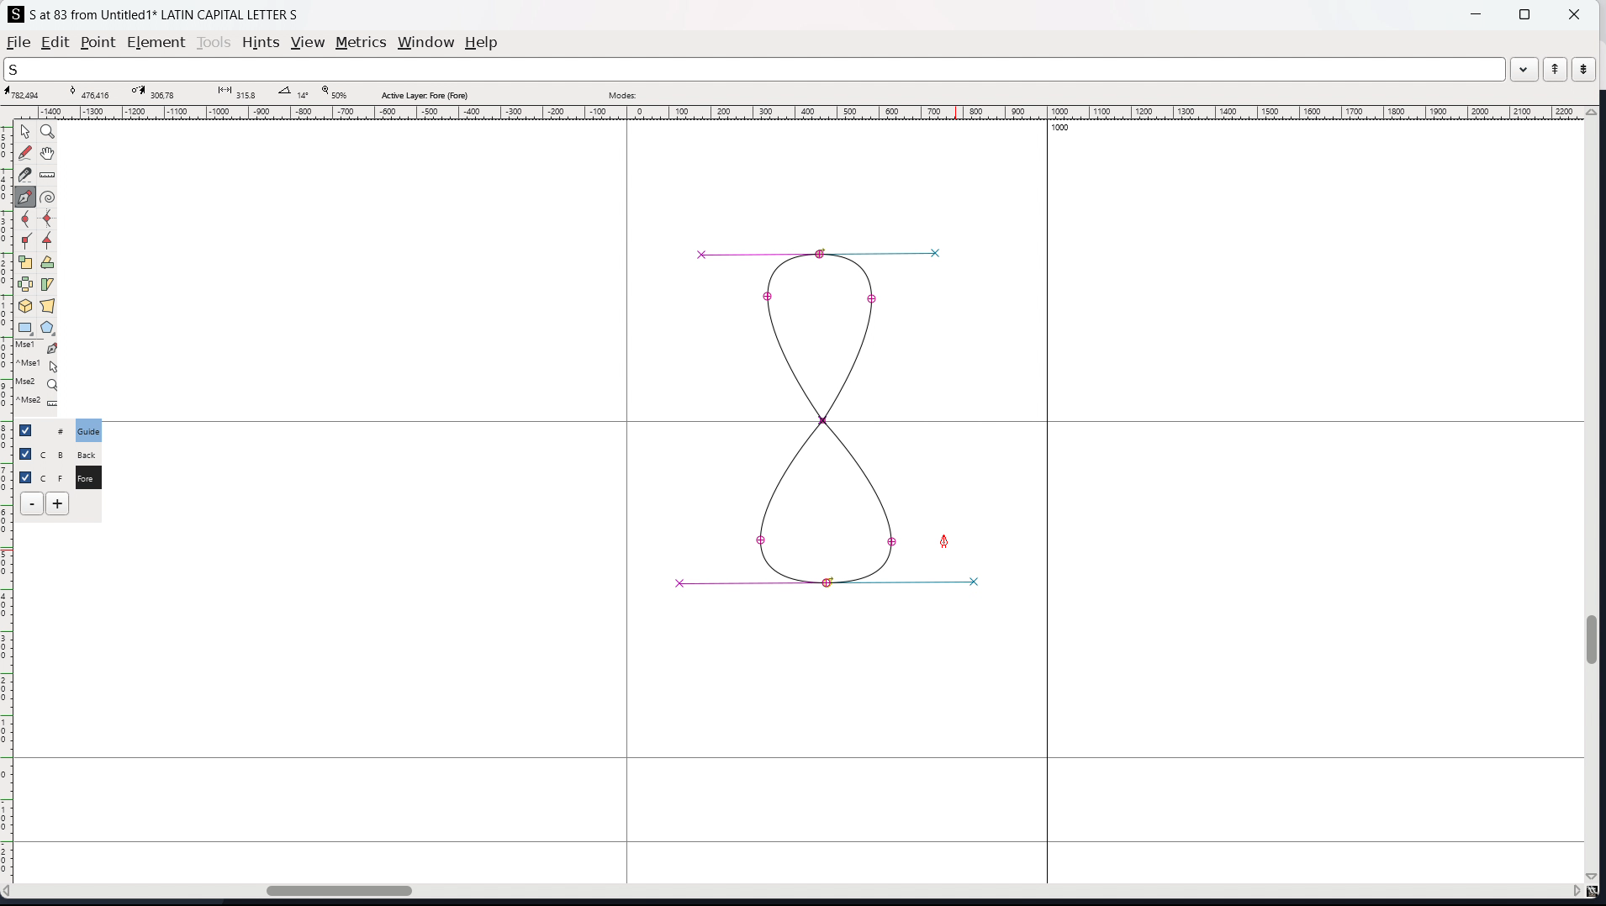 Image resolution: width=1606 pixels, height=906 pixels. Describe the element at coordinates (425, 43) in the screenshot. I see `window` at that location.